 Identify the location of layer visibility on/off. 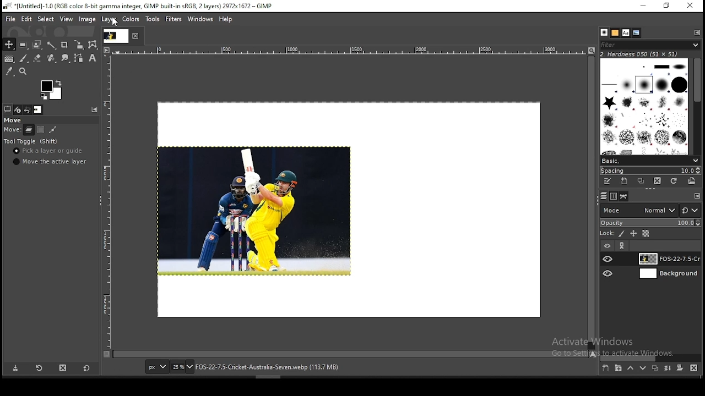
(608, 258).